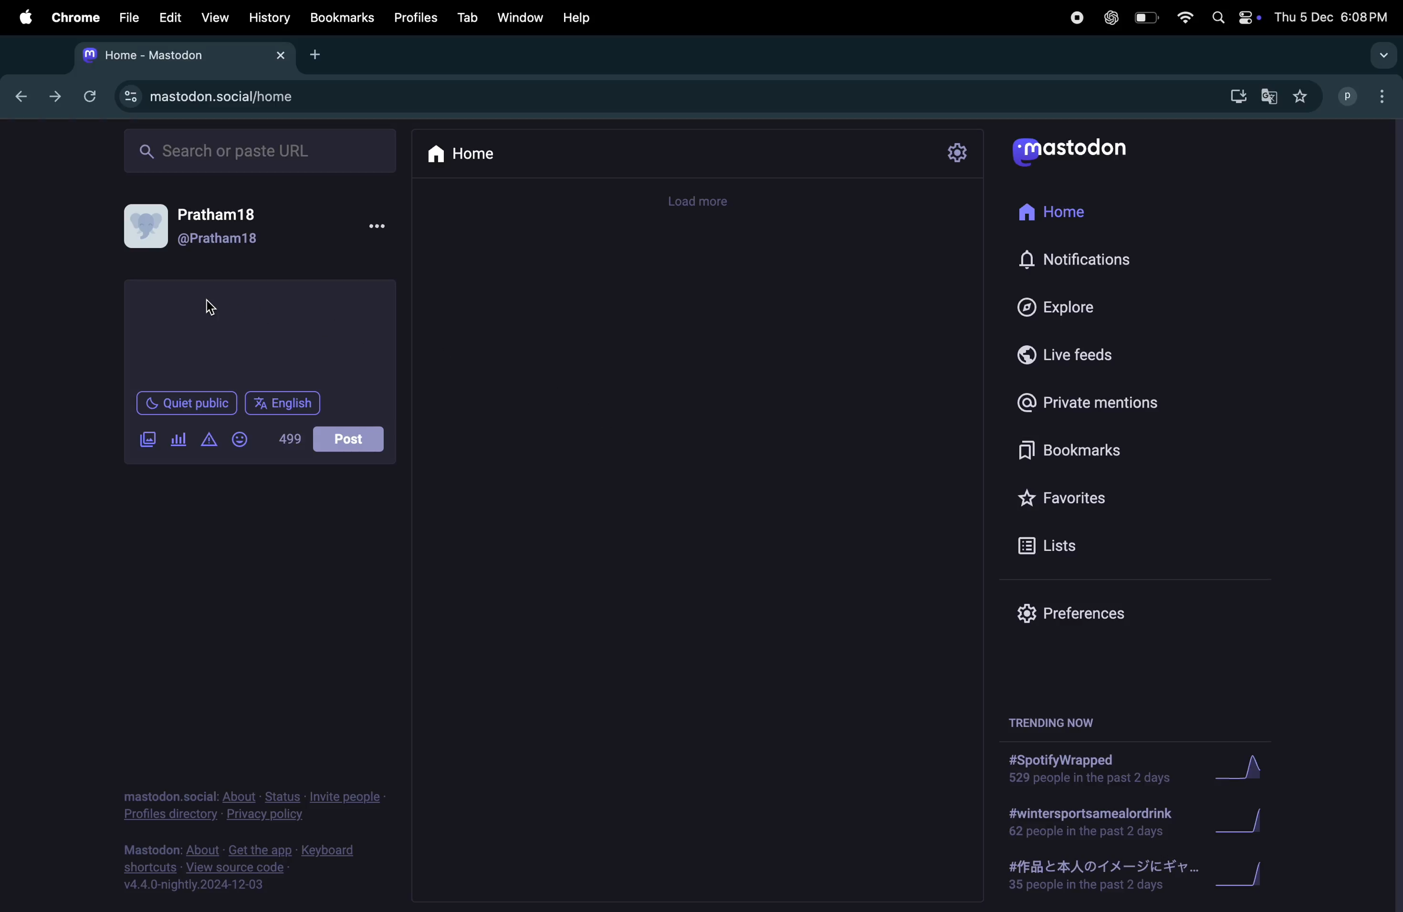 This screenshot has width=1403, height=912. What do you see at coordinates (699, 201) in the screenshot?
I see `load more` at bounding box center [699, 201].